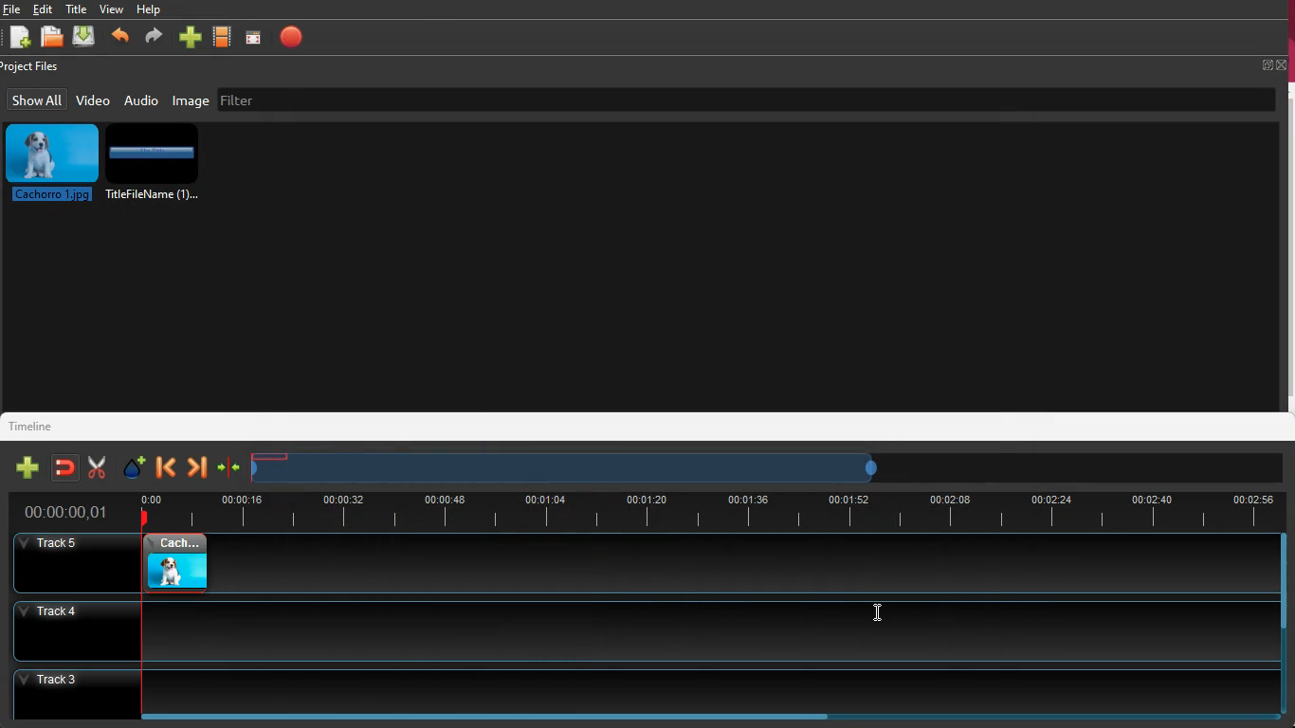 This screenshot has height=728, width=1295. I want to click on video, so click(93, 100).